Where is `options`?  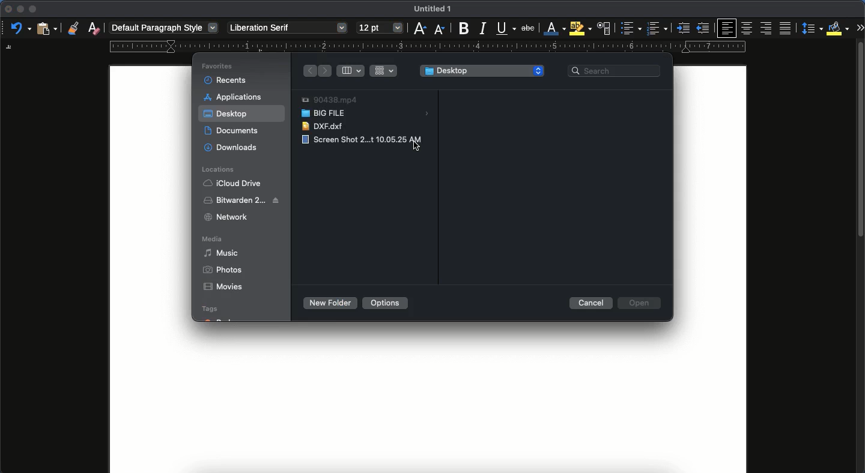 options is located at coordinates (384, 303).